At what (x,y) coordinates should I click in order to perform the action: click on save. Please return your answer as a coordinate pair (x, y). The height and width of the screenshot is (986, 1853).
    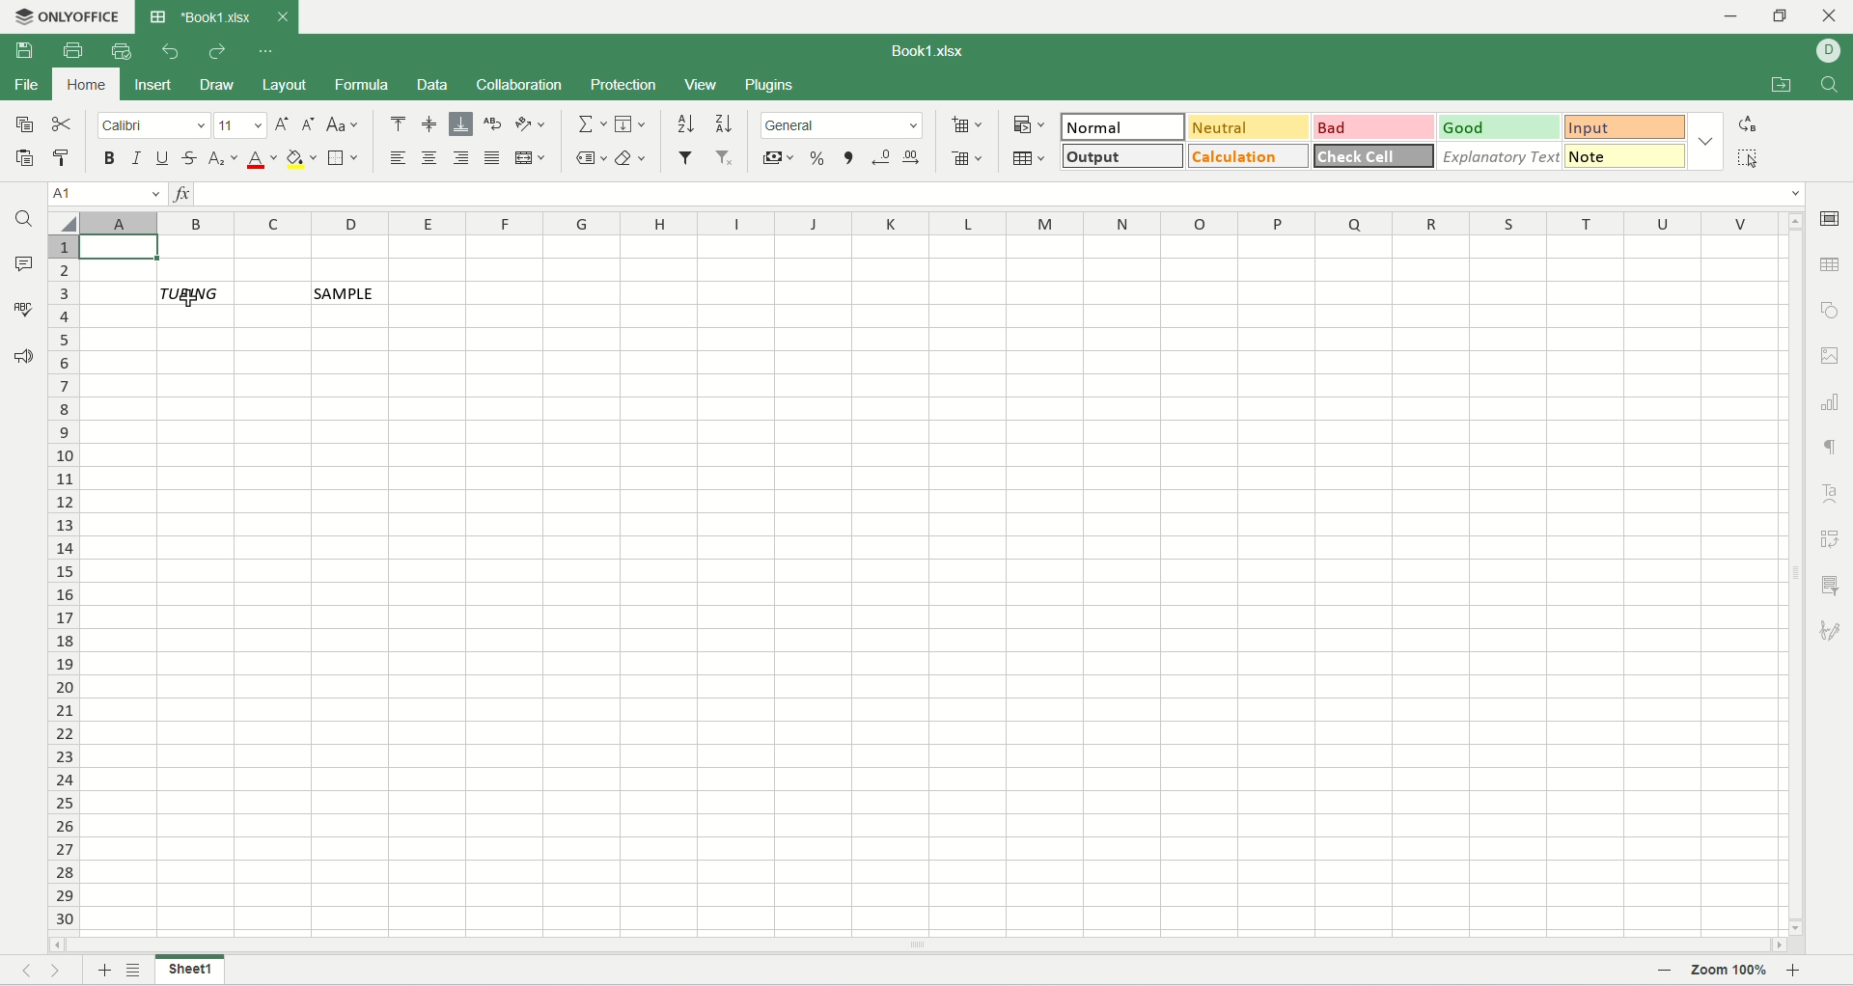
    Looking at the image, I should click on (22, 51).